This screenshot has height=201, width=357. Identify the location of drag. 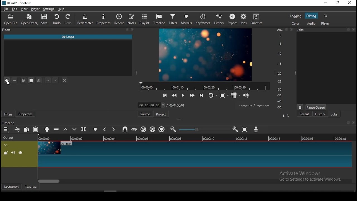
(138, 73).